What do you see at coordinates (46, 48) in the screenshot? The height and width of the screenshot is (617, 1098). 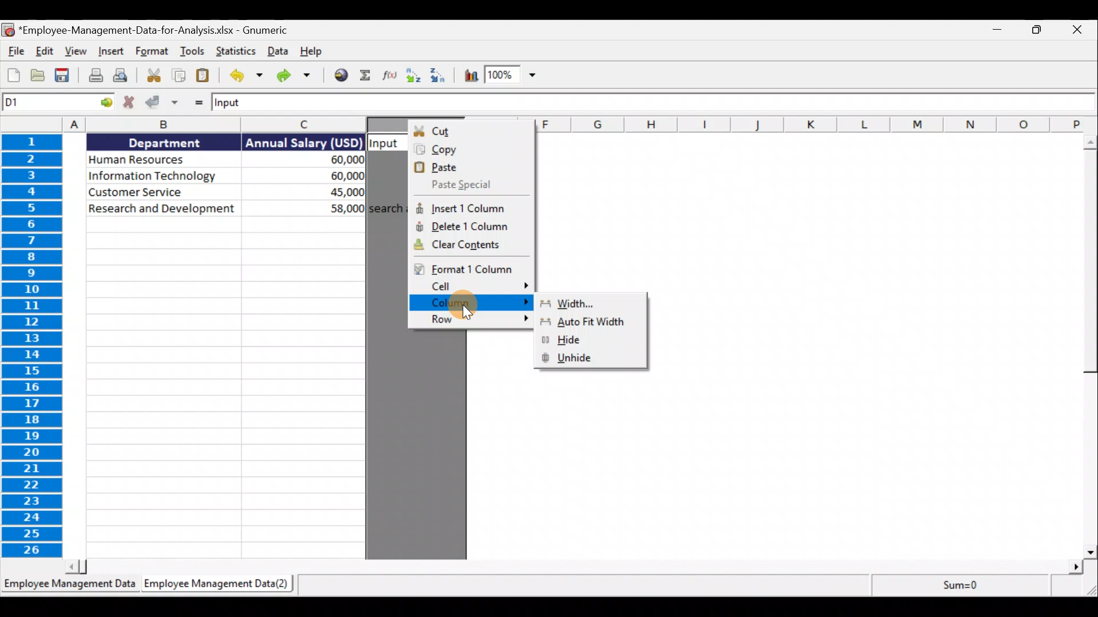 I see `Edit` at bounding box center [46, 48].